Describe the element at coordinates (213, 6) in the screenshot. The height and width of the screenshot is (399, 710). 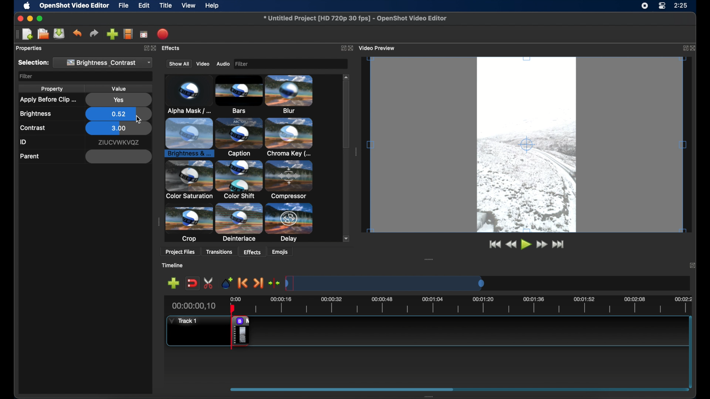
I see `help` at that location.